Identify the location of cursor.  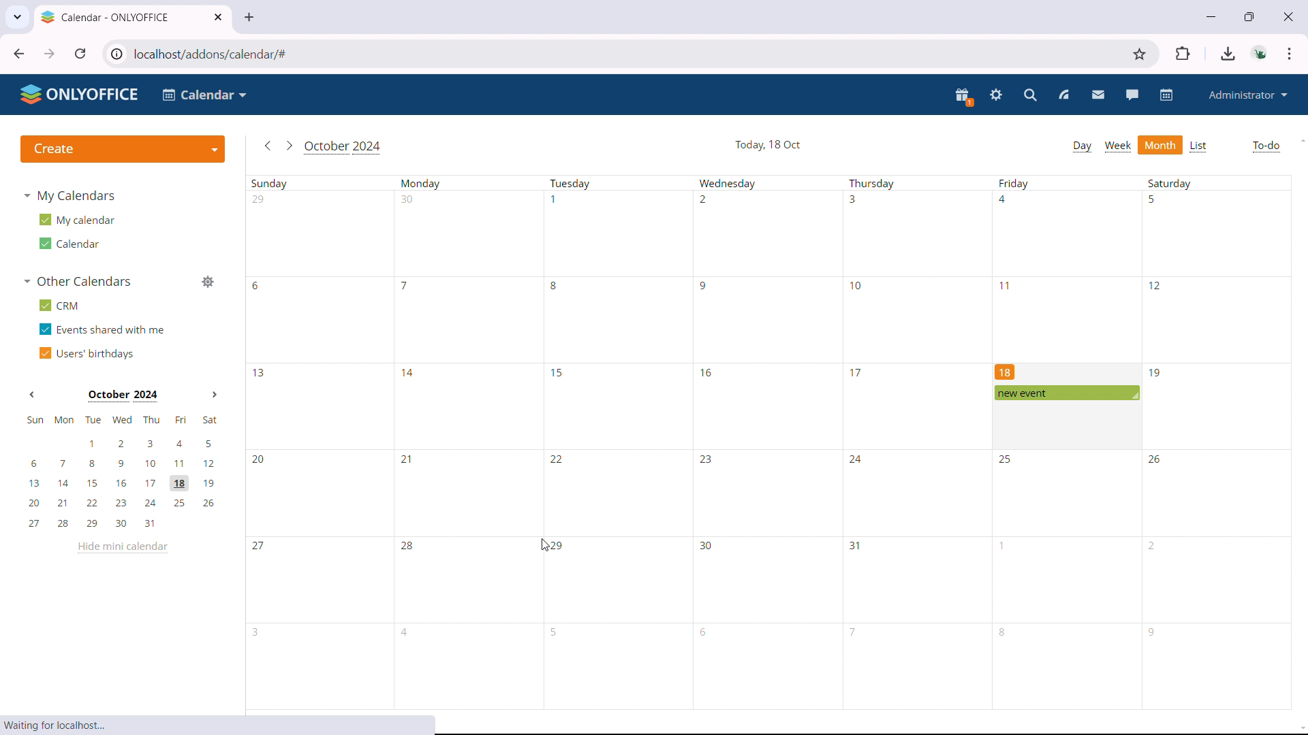
(546, 546).